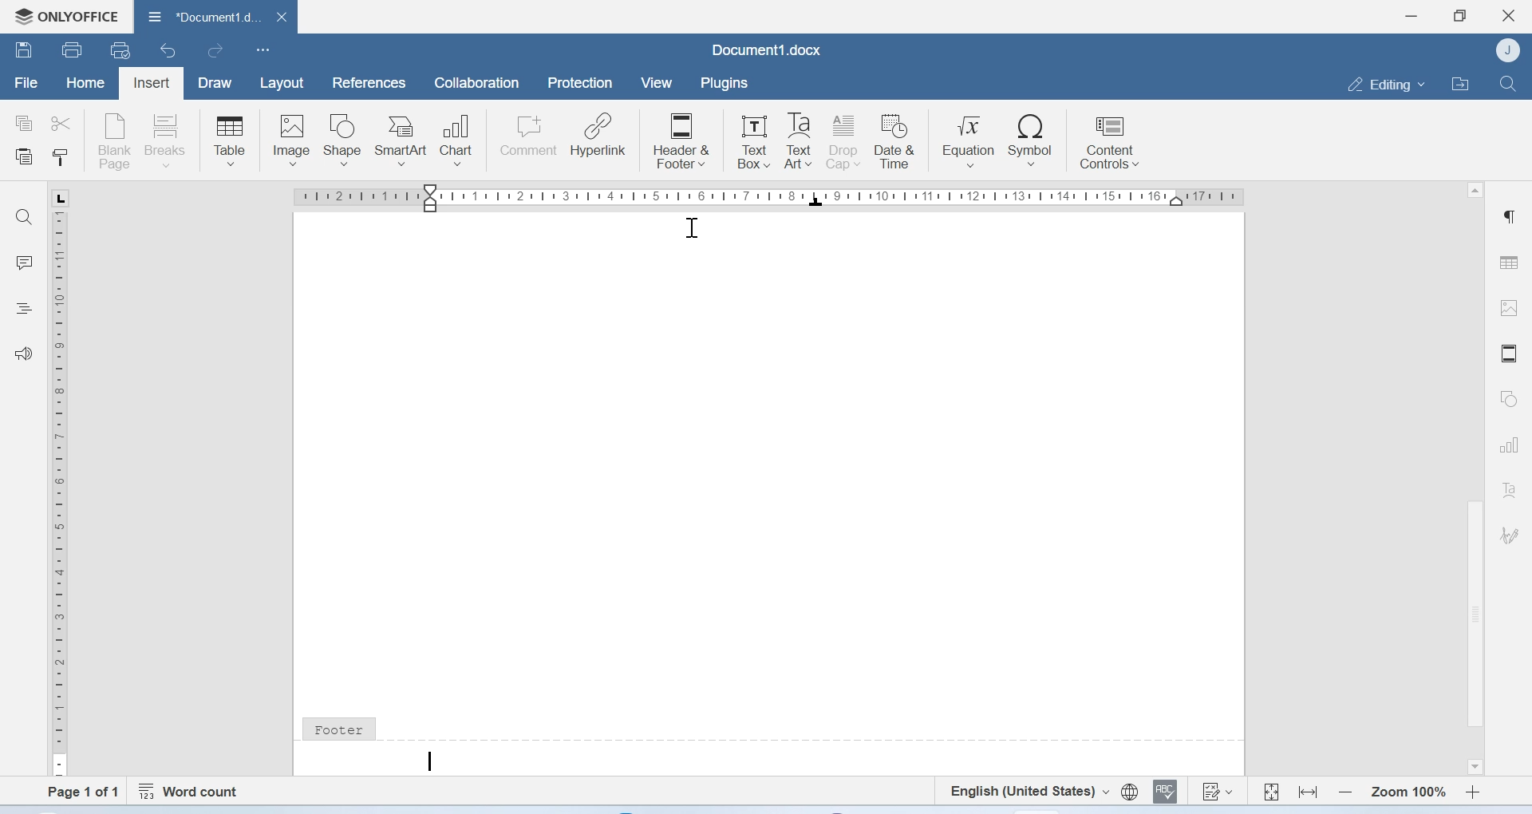  What do you see at coordinates (477, 85) in the screenshot?
I see `Collaboration` at bounding box center [477, 85].